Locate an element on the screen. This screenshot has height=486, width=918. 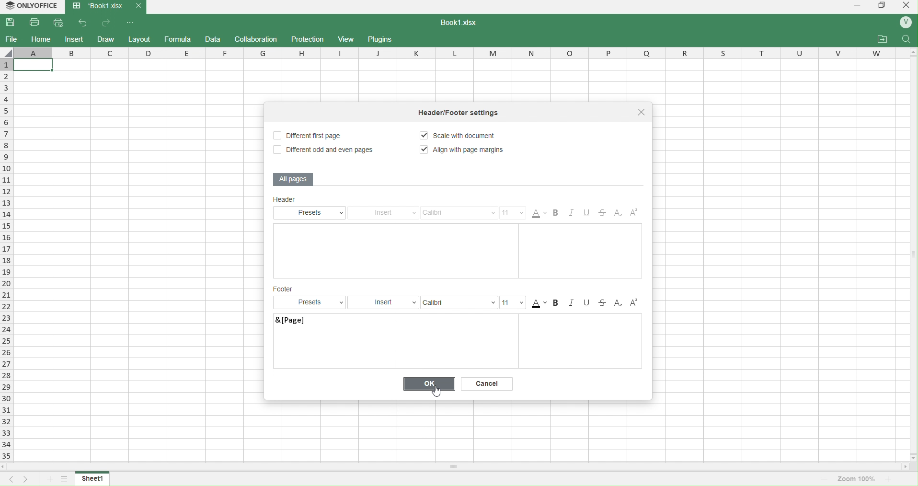
Calibri is located at coordinates (459, 213).